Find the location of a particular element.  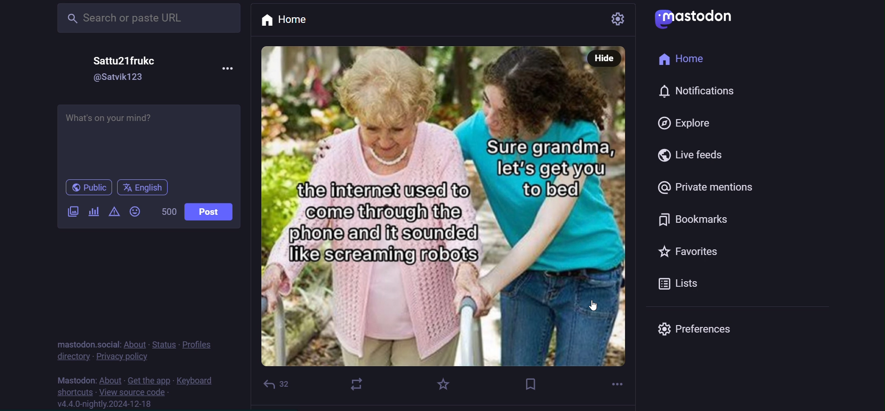

bookmark is located at coordinates (533, 383).